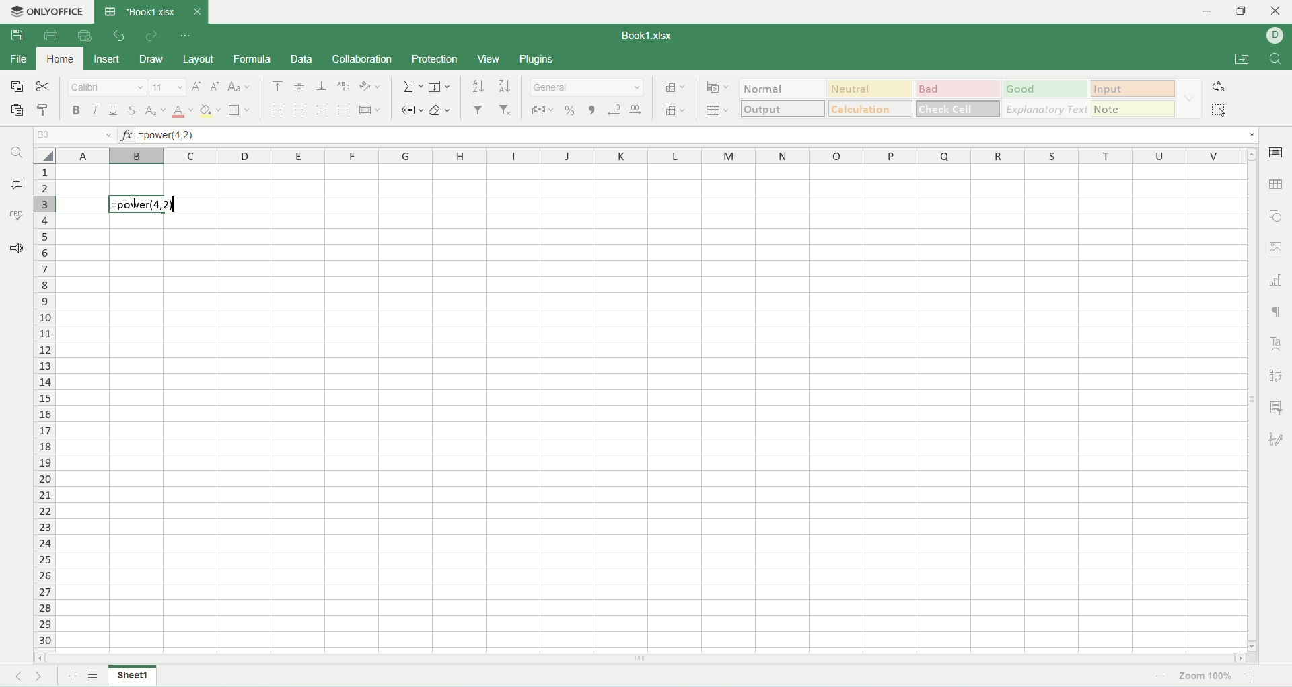  I want to click on collaboration, so click(362, 58).